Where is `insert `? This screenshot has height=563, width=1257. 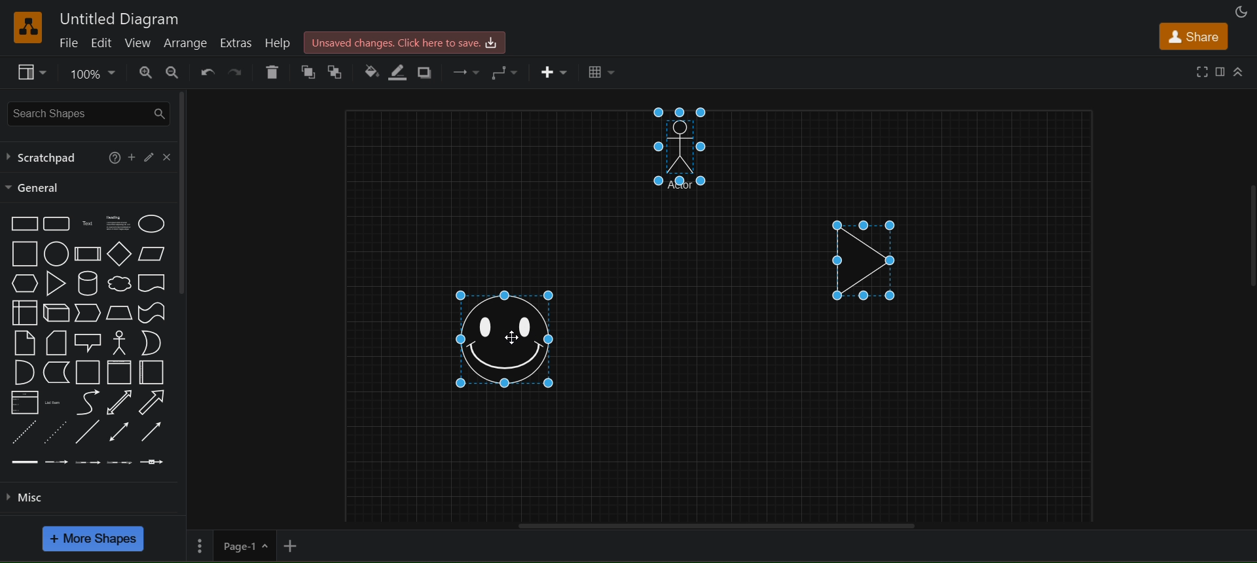
insert  is located at coordinates (555, 73).